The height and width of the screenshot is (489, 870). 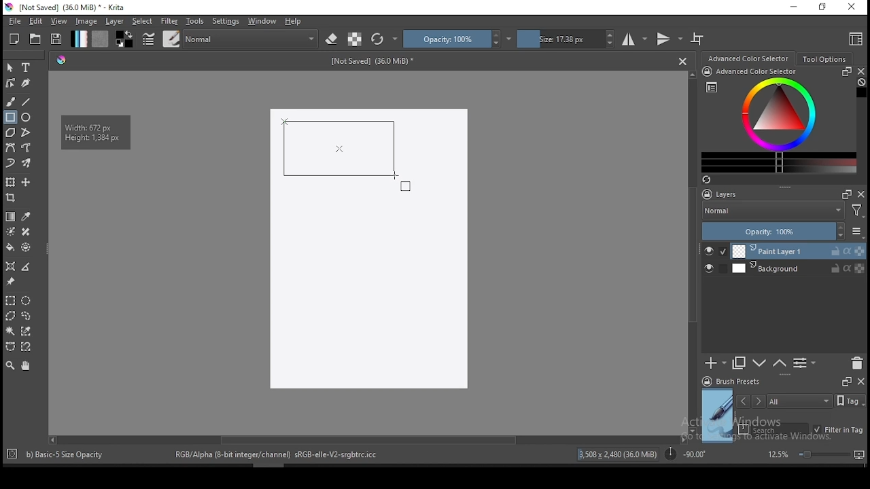 What do you see at coordinates (816, 454) in the screenshot?
I see `zoom level` at bounding box center [816, 454].